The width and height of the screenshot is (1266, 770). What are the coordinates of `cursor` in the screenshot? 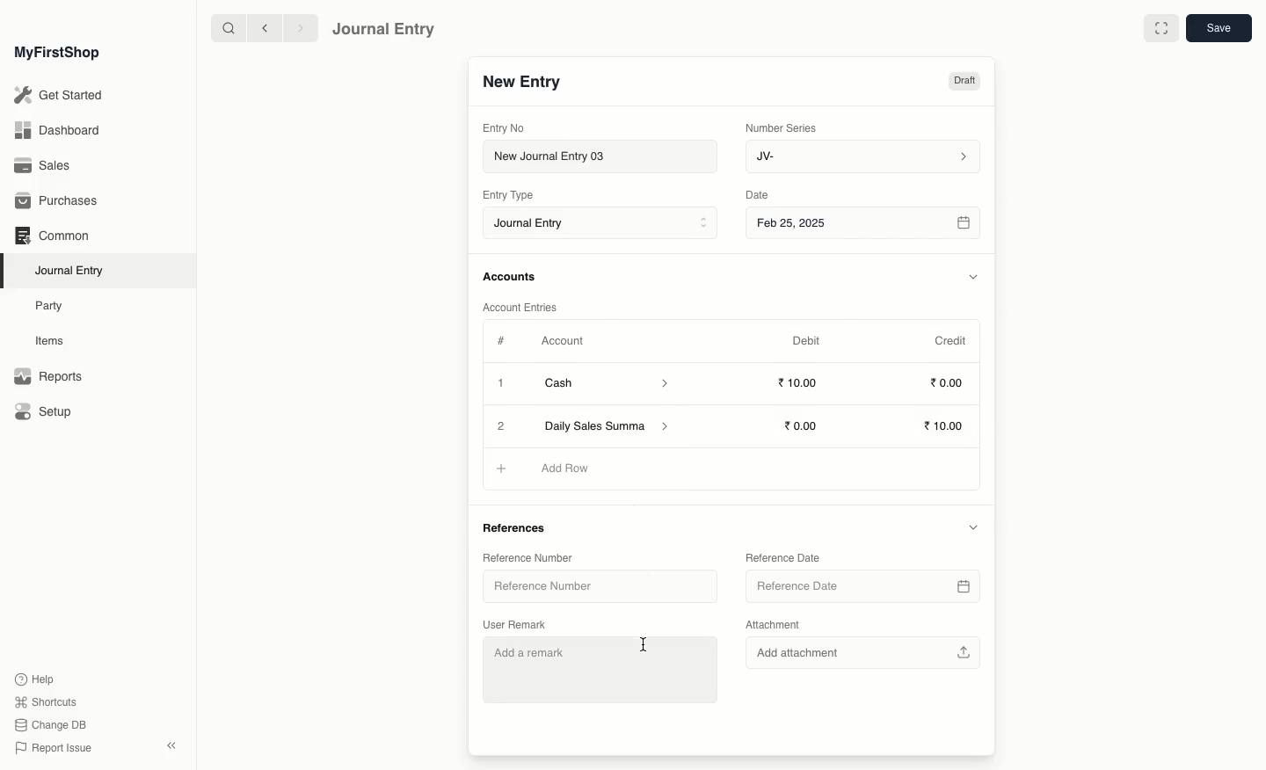 It's located at (640, 639).